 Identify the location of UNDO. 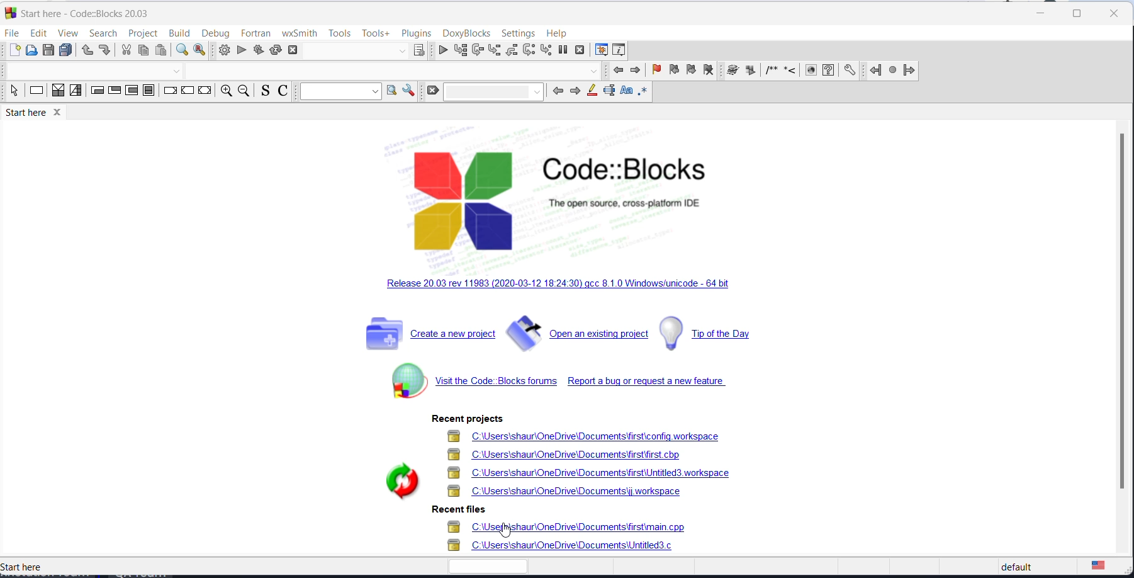
(86, 50).